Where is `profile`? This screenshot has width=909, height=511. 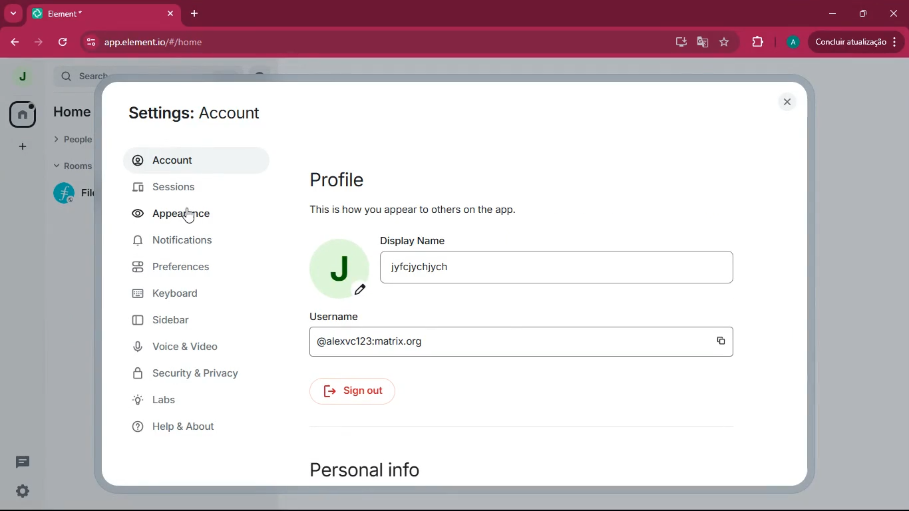
profile is located at coordinates (385, 180).